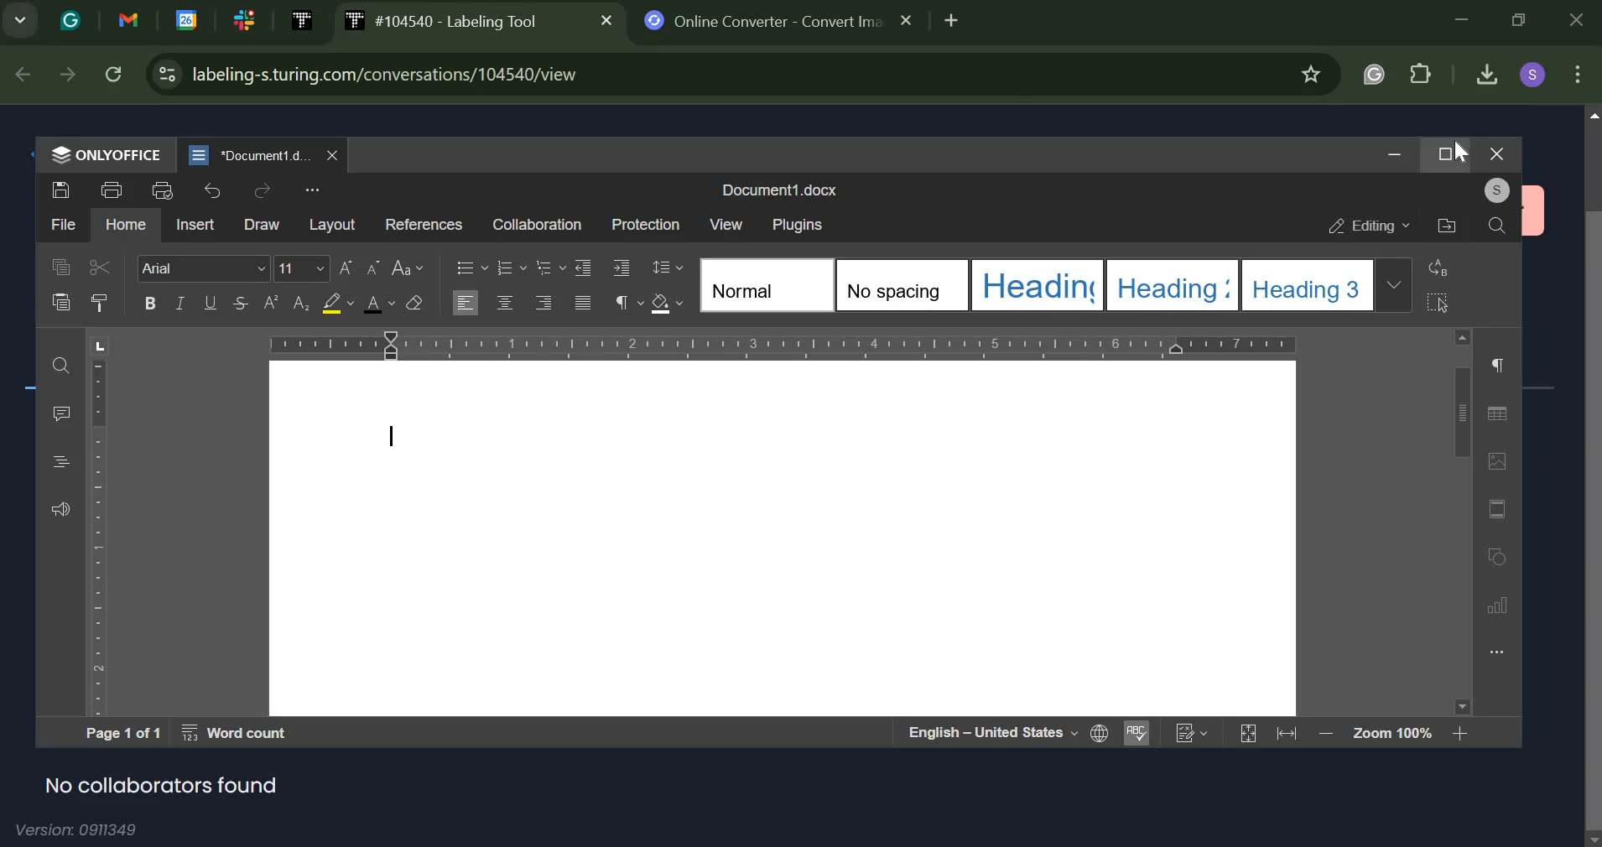  I want to click on 11, so click(300, 268).